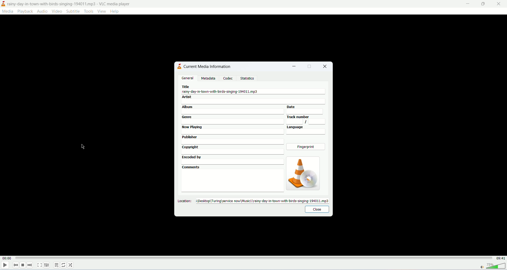 This screenshot has width=507, height=270. What do you see at coordinates (43, 11) in the screenshot?
I see `audio` at bounding box center [43, 11].